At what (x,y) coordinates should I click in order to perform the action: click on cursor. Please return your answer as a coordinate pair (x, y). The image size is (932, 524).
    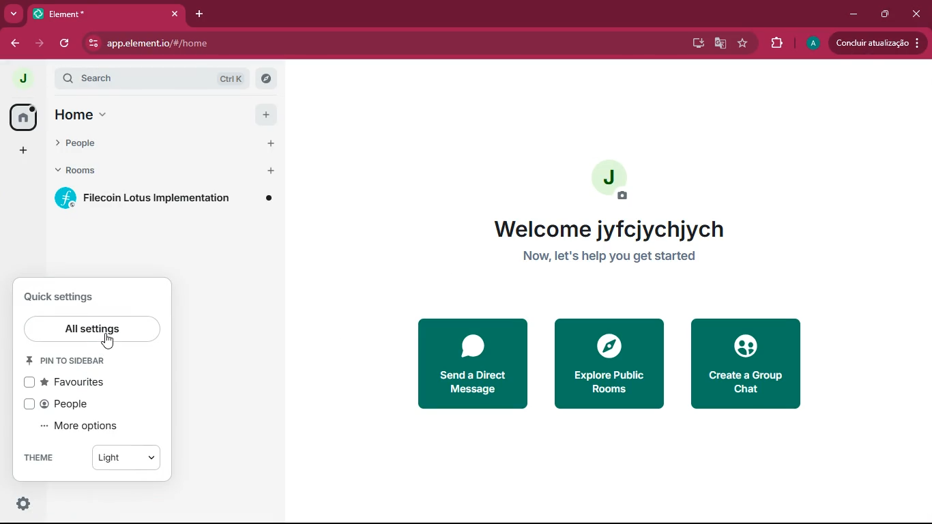
    Looking at the image, I should click on (111, 343).